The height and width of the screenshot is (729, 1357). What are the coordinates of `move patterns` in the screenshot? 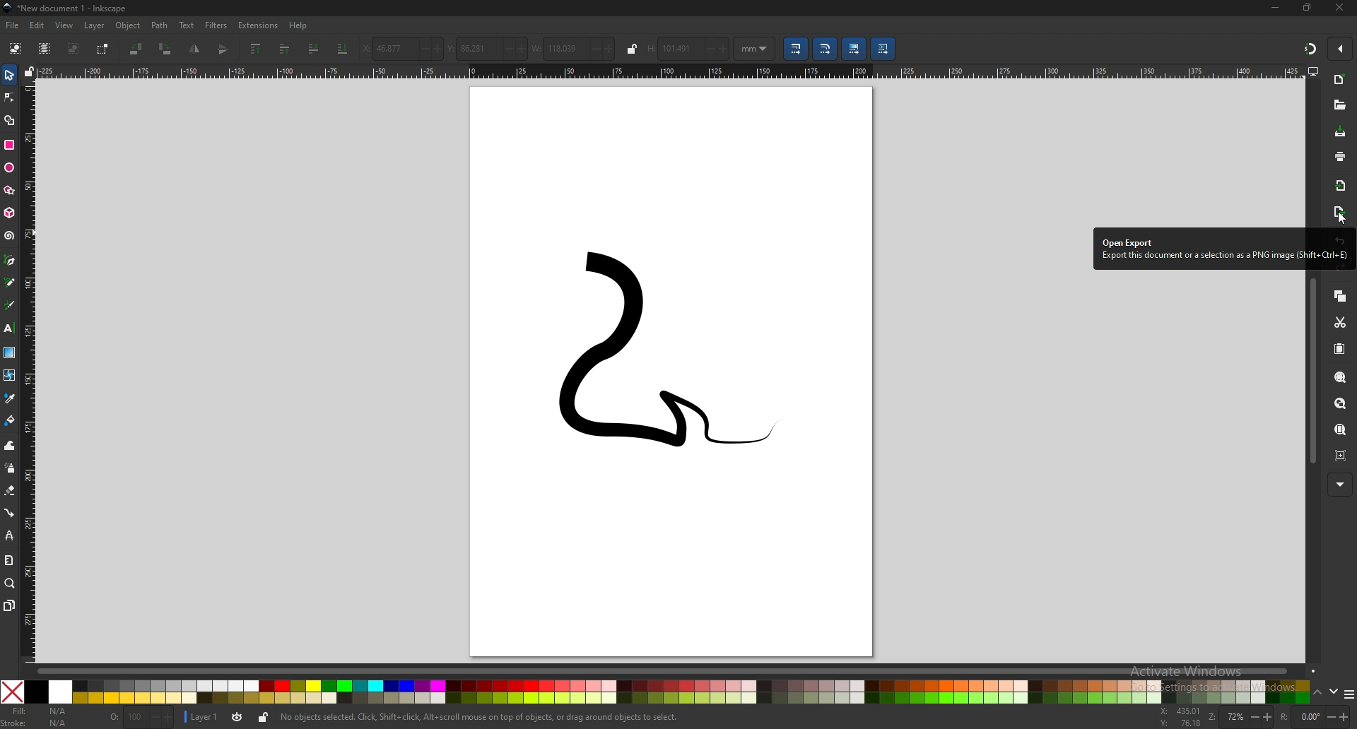 It's located at (883, 49).